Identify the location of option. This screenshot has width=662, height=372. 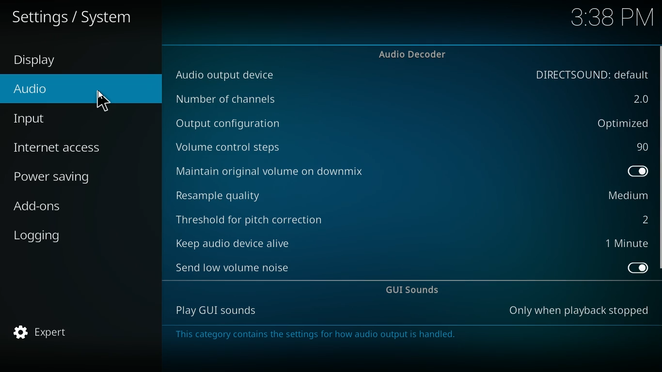
(641, 172).